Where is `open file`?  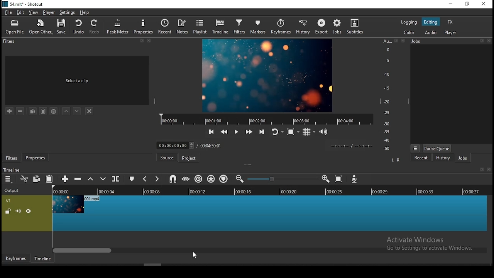 open file is located at coordinates (15, 27).